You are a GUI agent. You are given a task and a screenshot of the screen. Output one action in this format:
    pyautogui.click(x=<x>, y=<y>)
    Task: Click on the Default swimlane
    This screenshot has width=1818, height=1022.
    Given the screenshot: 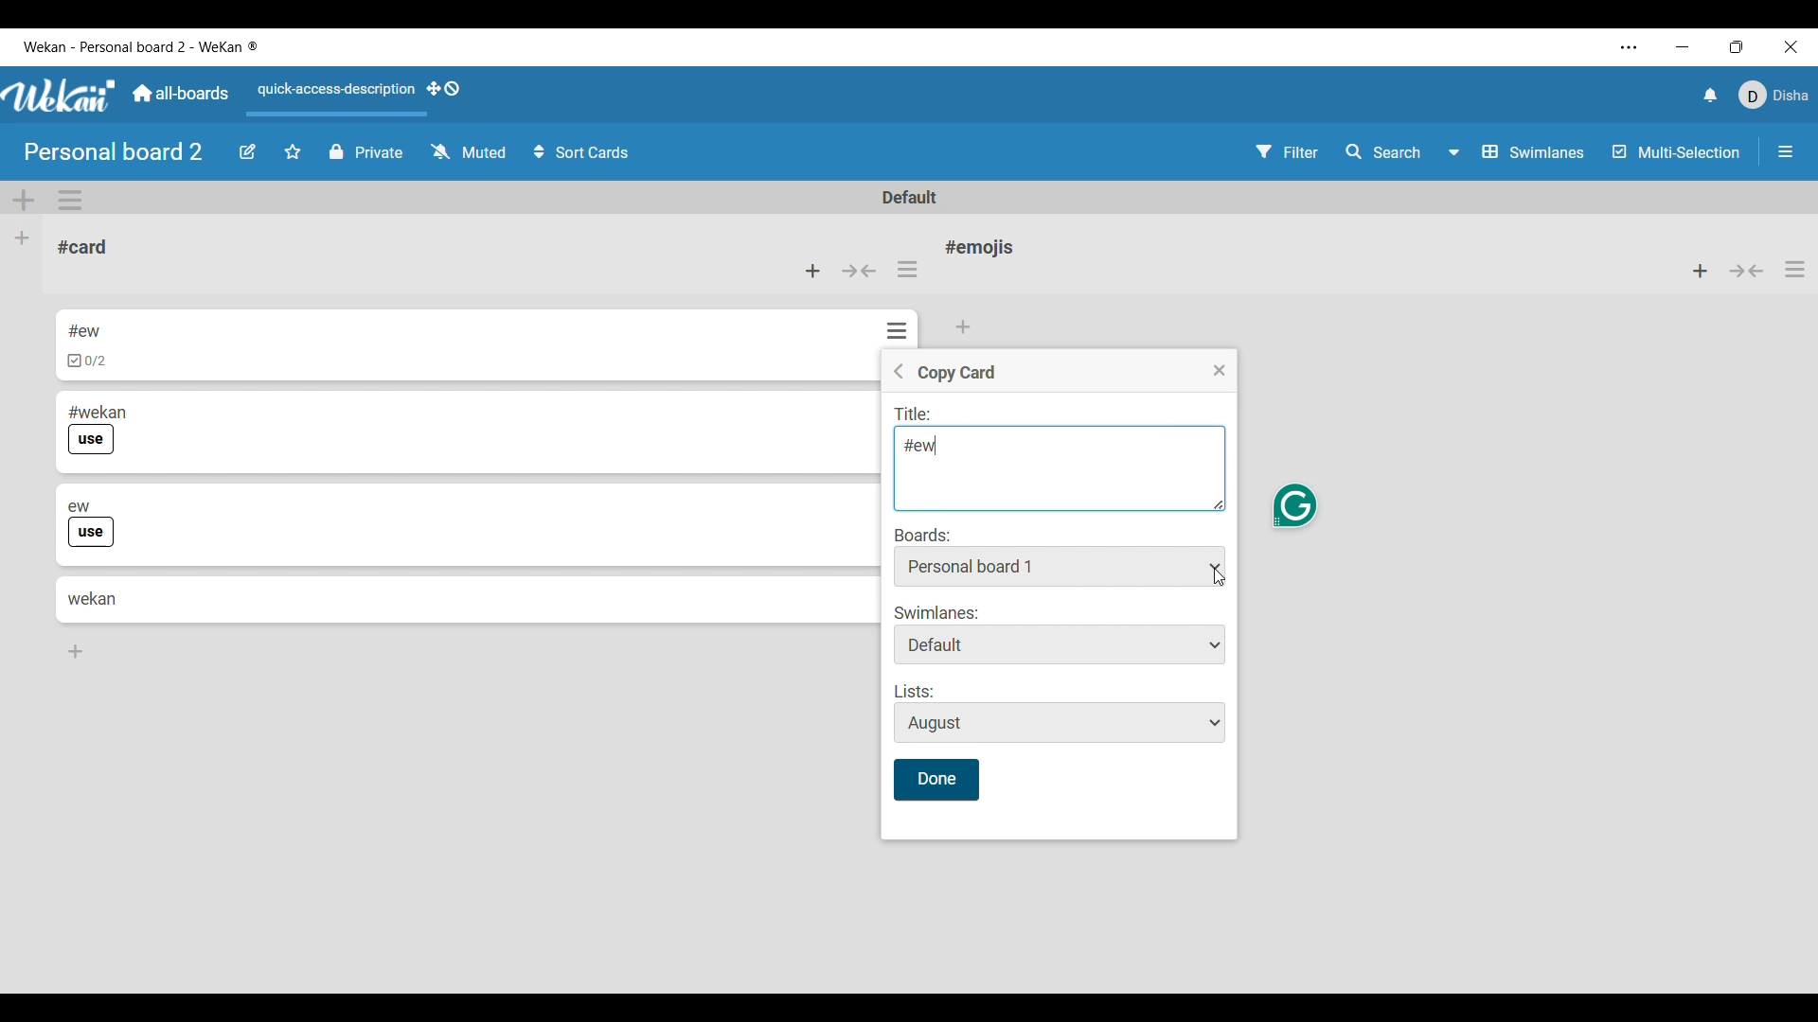 What is the action you would take?
    pyautogui.click(x=911, y=197)
    